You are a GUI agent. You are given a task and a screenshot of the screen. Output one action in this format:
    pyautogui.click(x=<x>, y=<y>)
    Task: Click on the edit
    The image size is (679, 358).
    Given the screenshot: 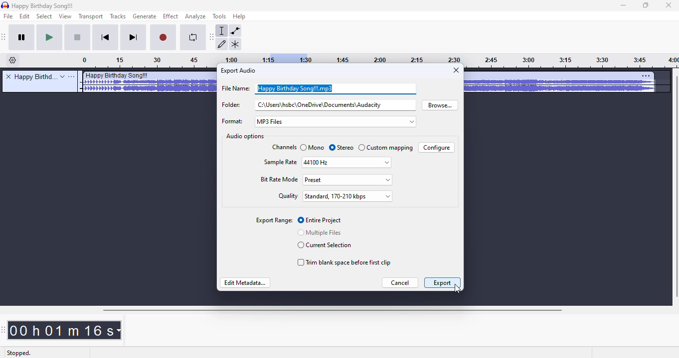 What is the action you would take?
    pyautogui.click(x=26, y=16)
    